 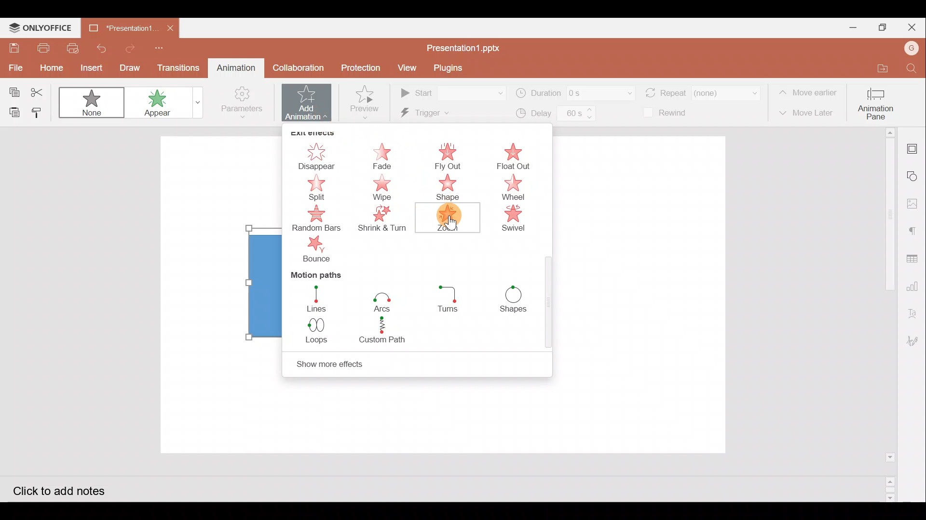 I want to click on Presentation1., so click(x=120, y=26).